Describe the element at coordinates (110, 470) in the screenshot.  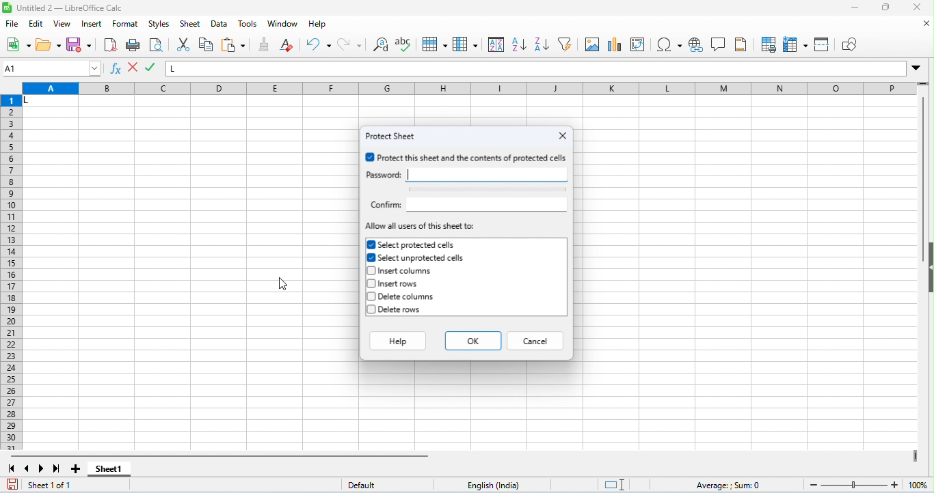
I see `sheet 1` at that location.